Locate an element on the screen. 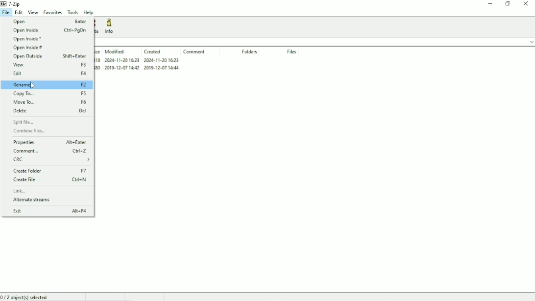  Open Outside is located at coordinates (51, 56).